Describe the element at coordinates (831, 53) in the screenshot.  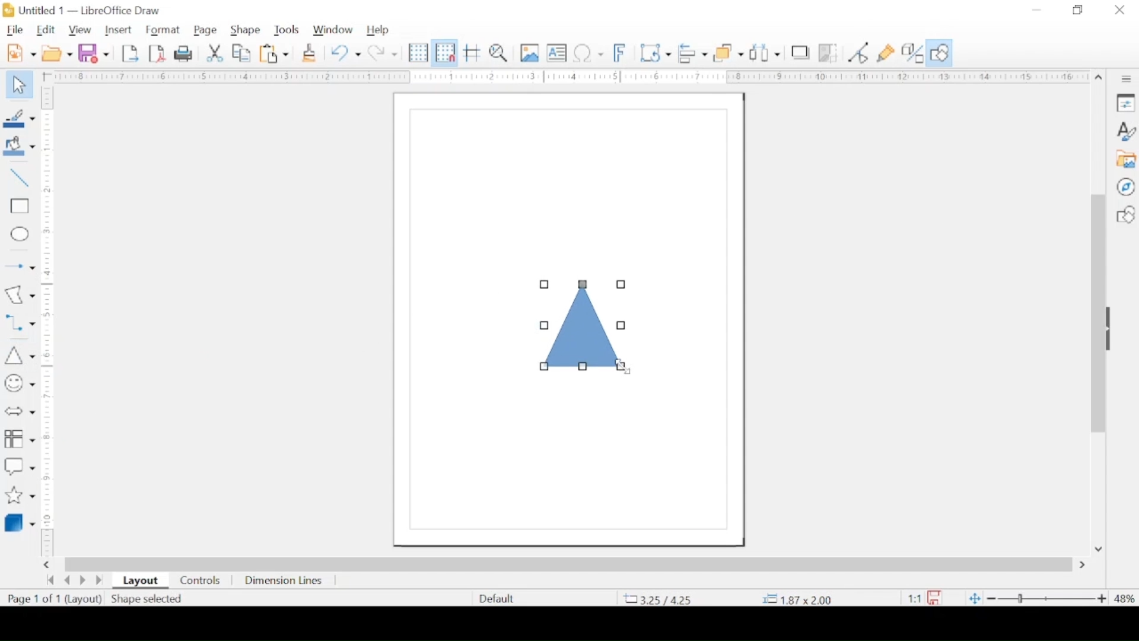
I see `crop image` at that location.